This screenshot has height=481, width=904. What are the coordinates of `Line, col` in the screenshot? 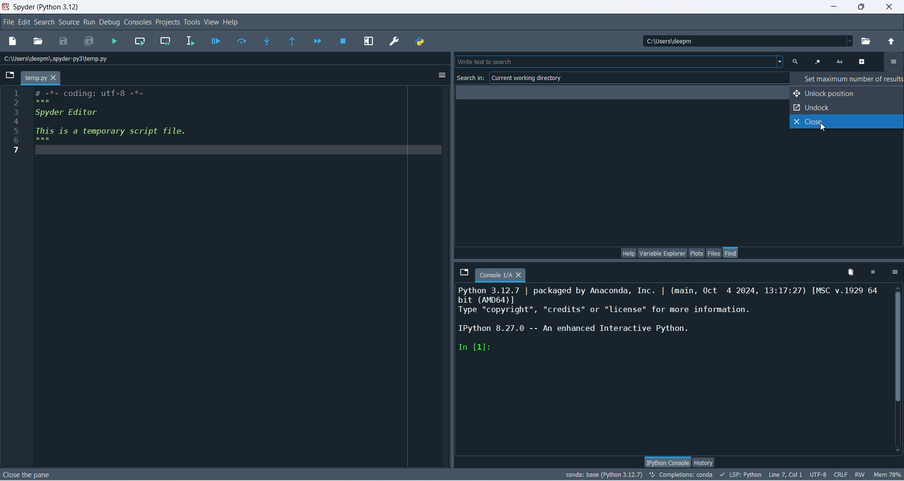 It's located at (784, 474).